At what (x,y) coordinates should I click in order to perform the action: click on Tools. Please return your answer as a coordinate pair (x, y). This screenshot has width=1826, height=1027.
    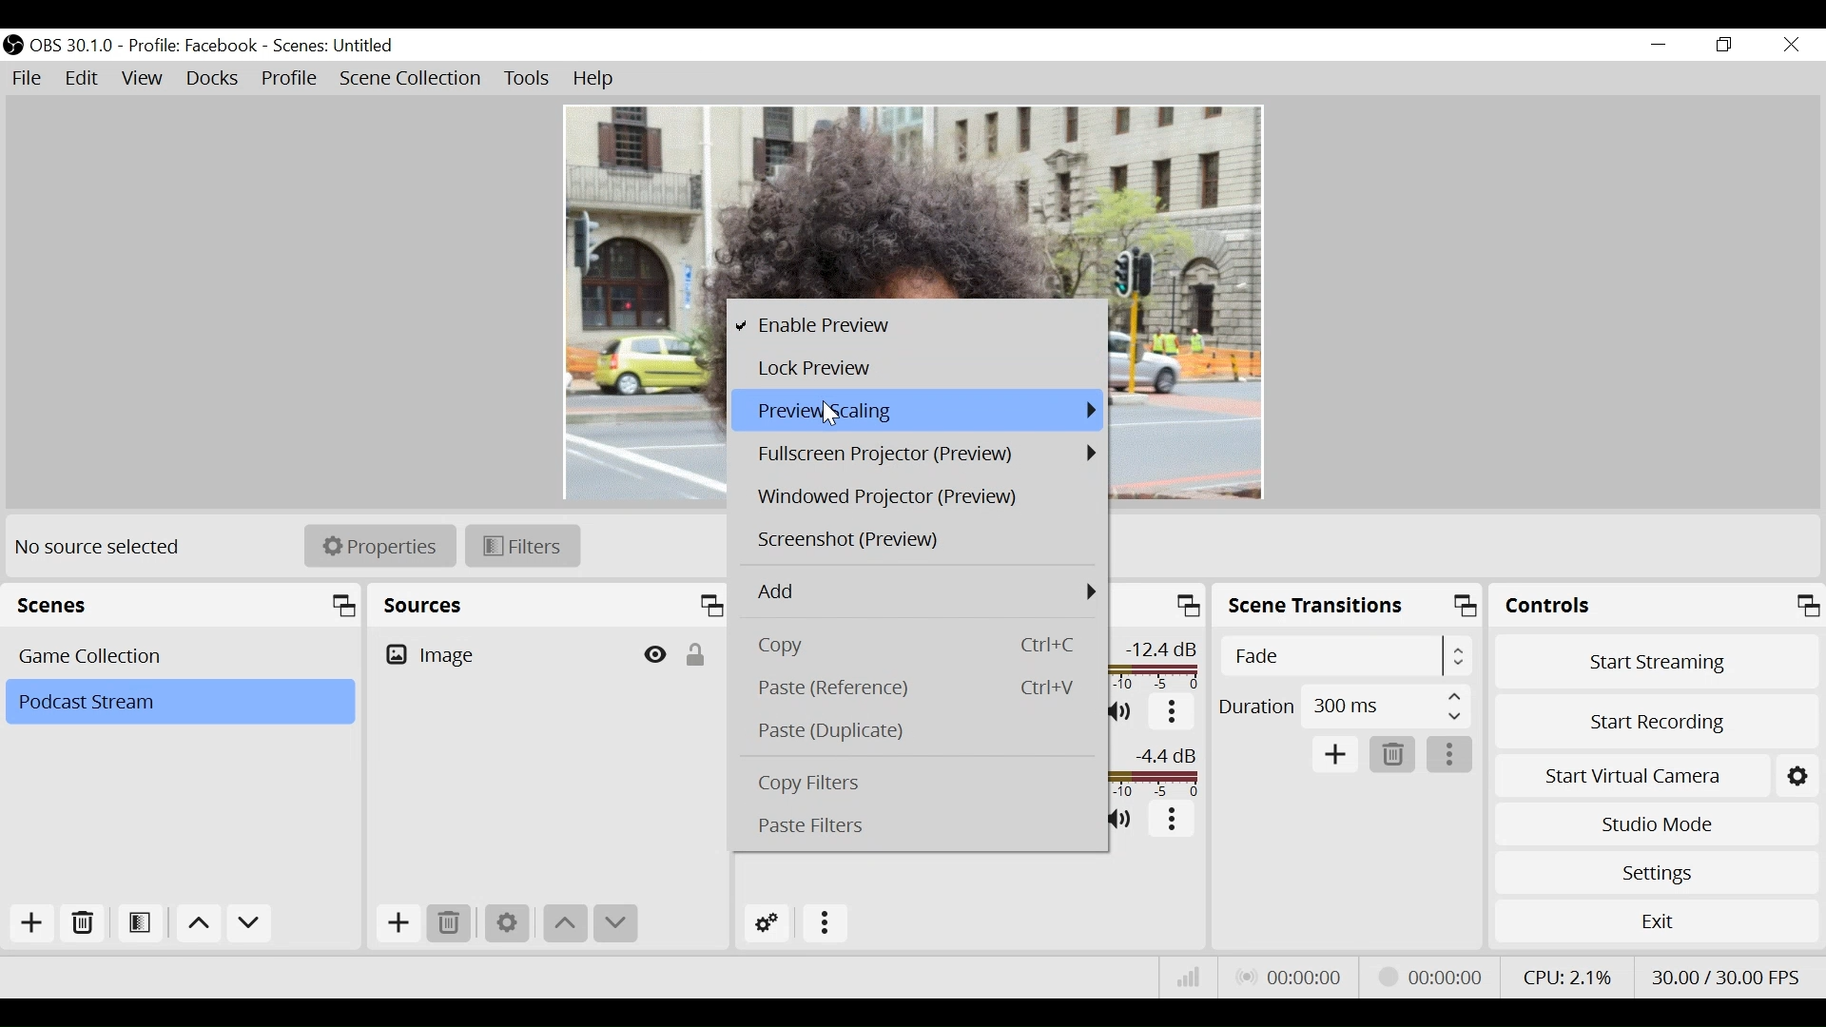
    Looking at the image, I should click on (524, 81).